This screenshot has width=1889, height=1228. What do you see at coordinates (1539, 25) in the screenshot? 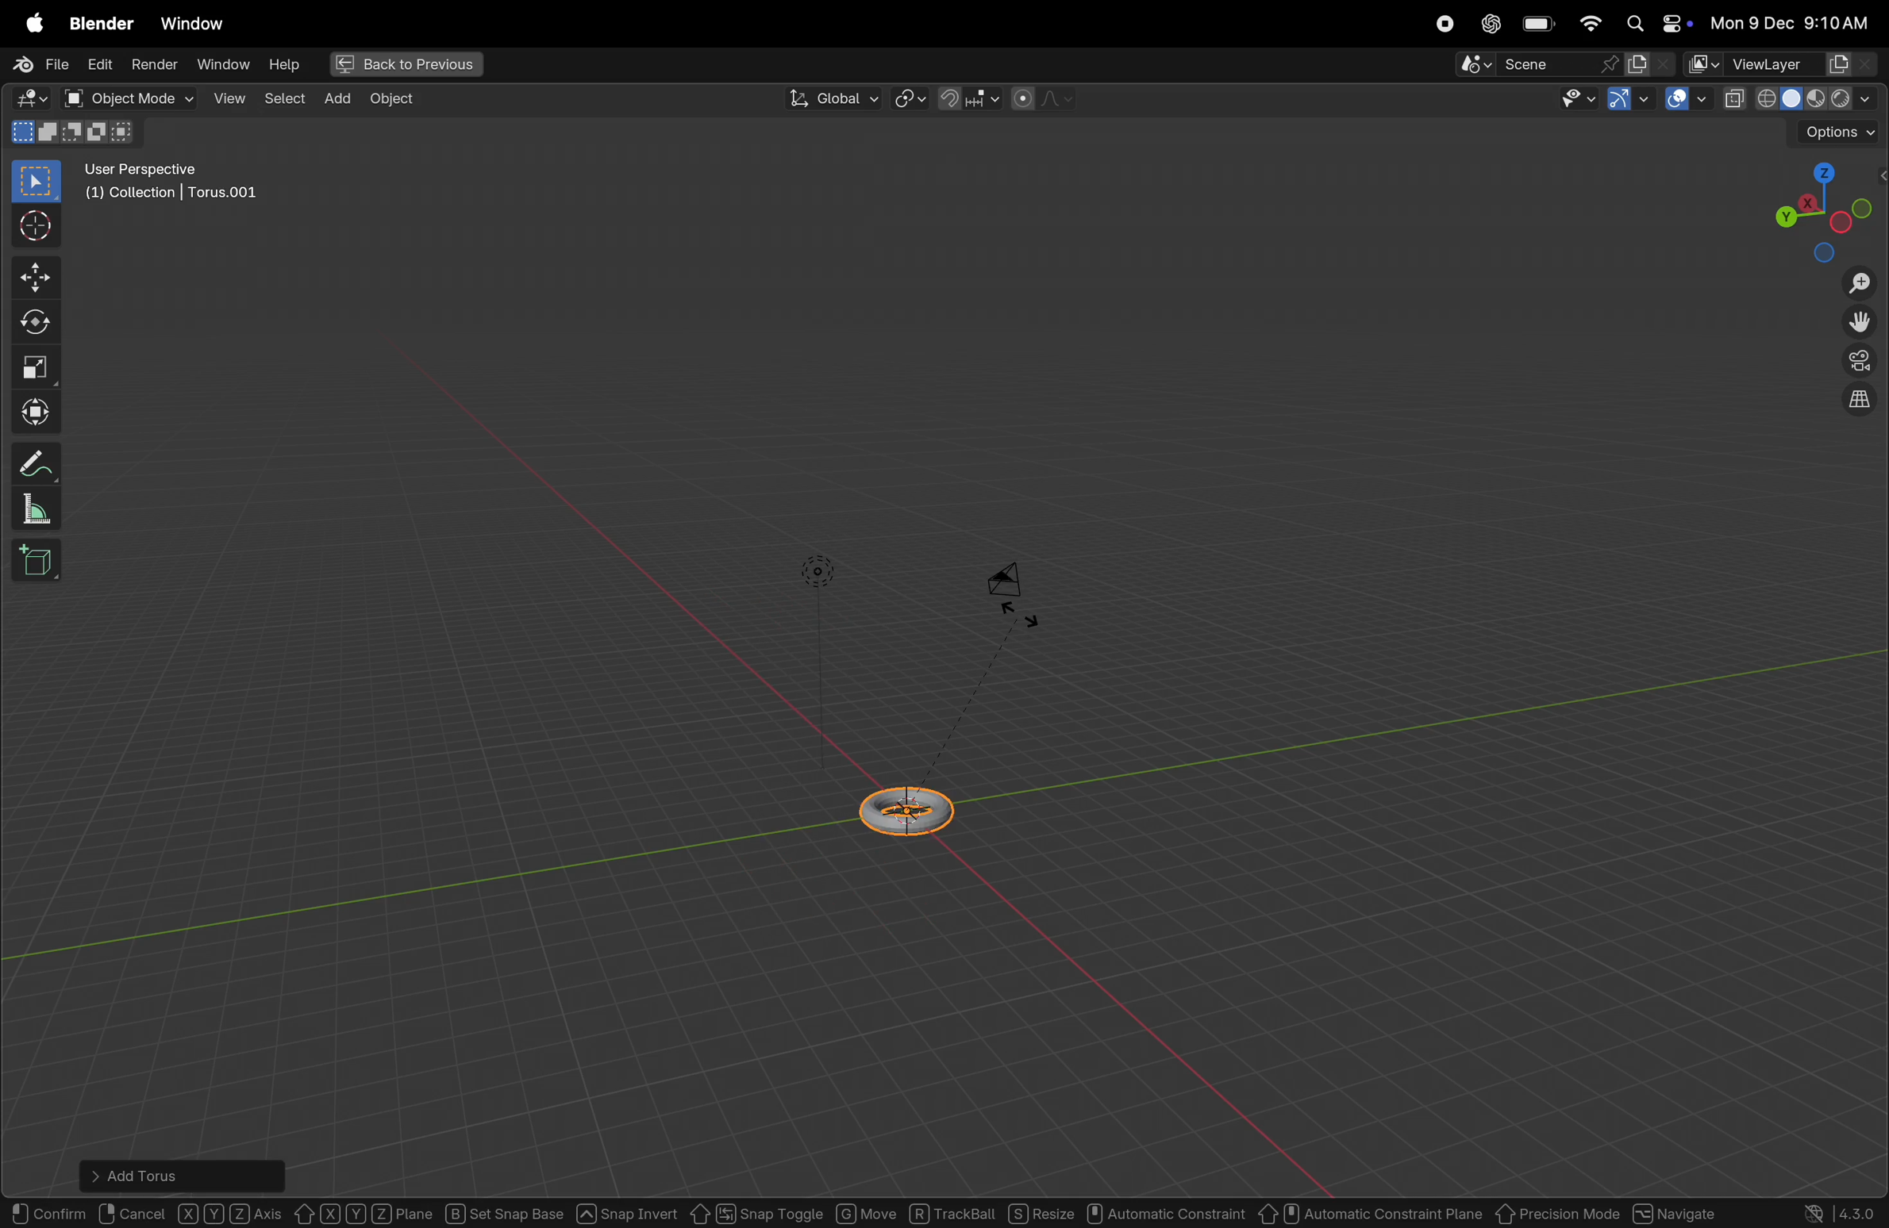
I see `battery` at bounding box center [1539, 25].